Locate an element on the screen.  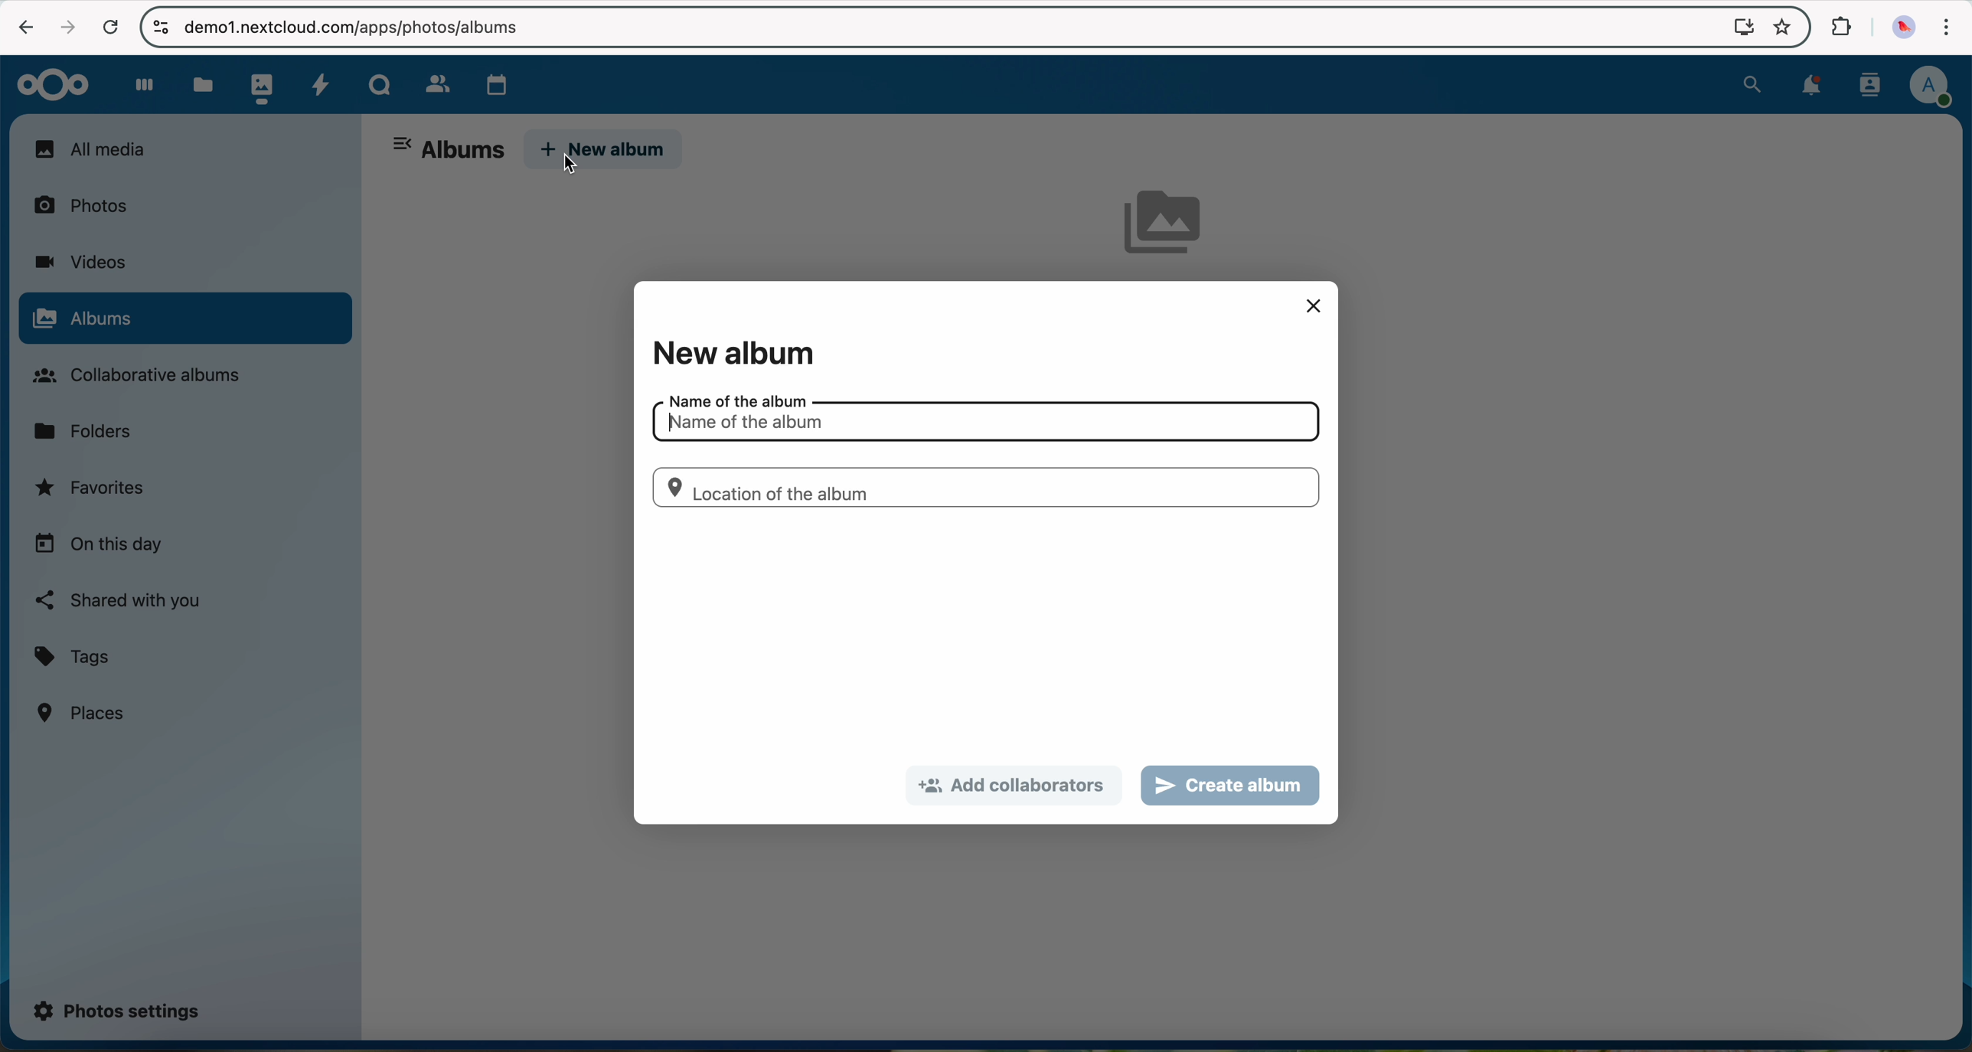
photos is located at coordinates (90, 204).